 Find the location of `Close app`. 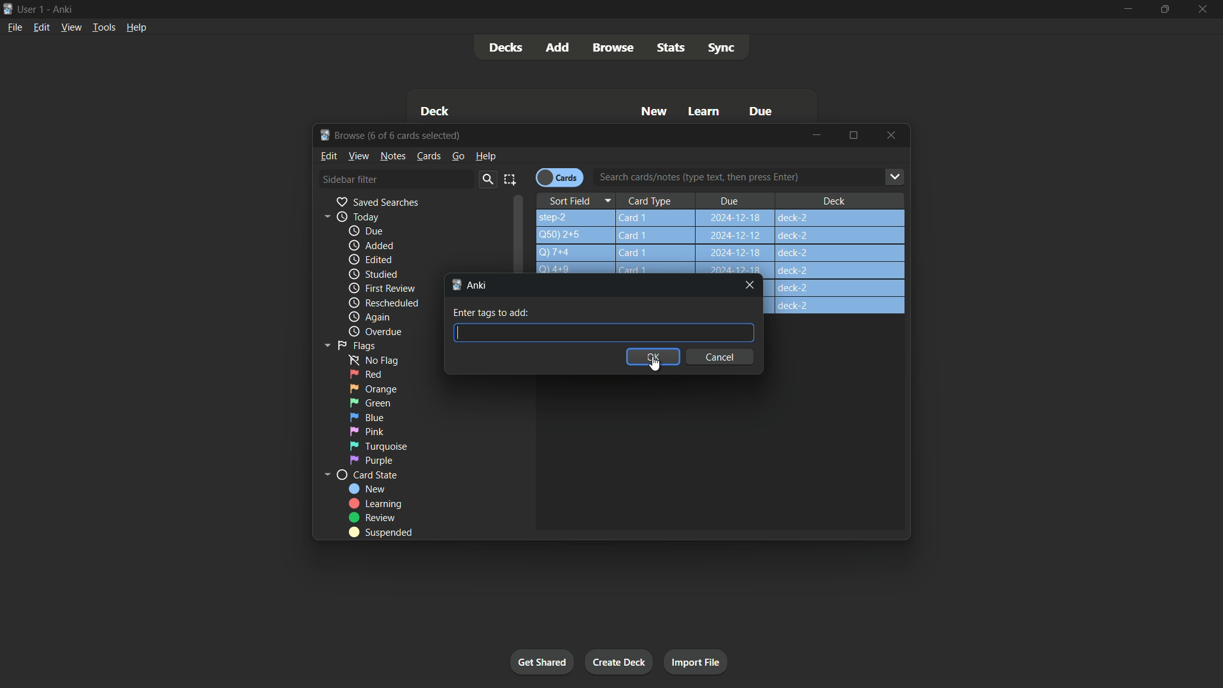

Close app is located at coordinates (1206, 9).